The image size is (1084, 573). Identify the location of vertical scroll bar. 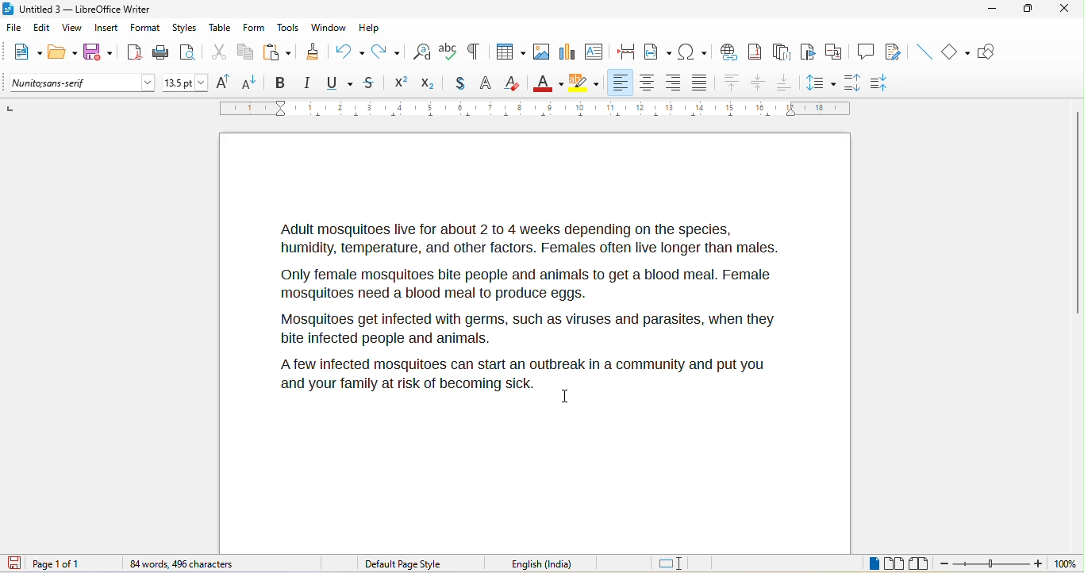
(1077, 214).